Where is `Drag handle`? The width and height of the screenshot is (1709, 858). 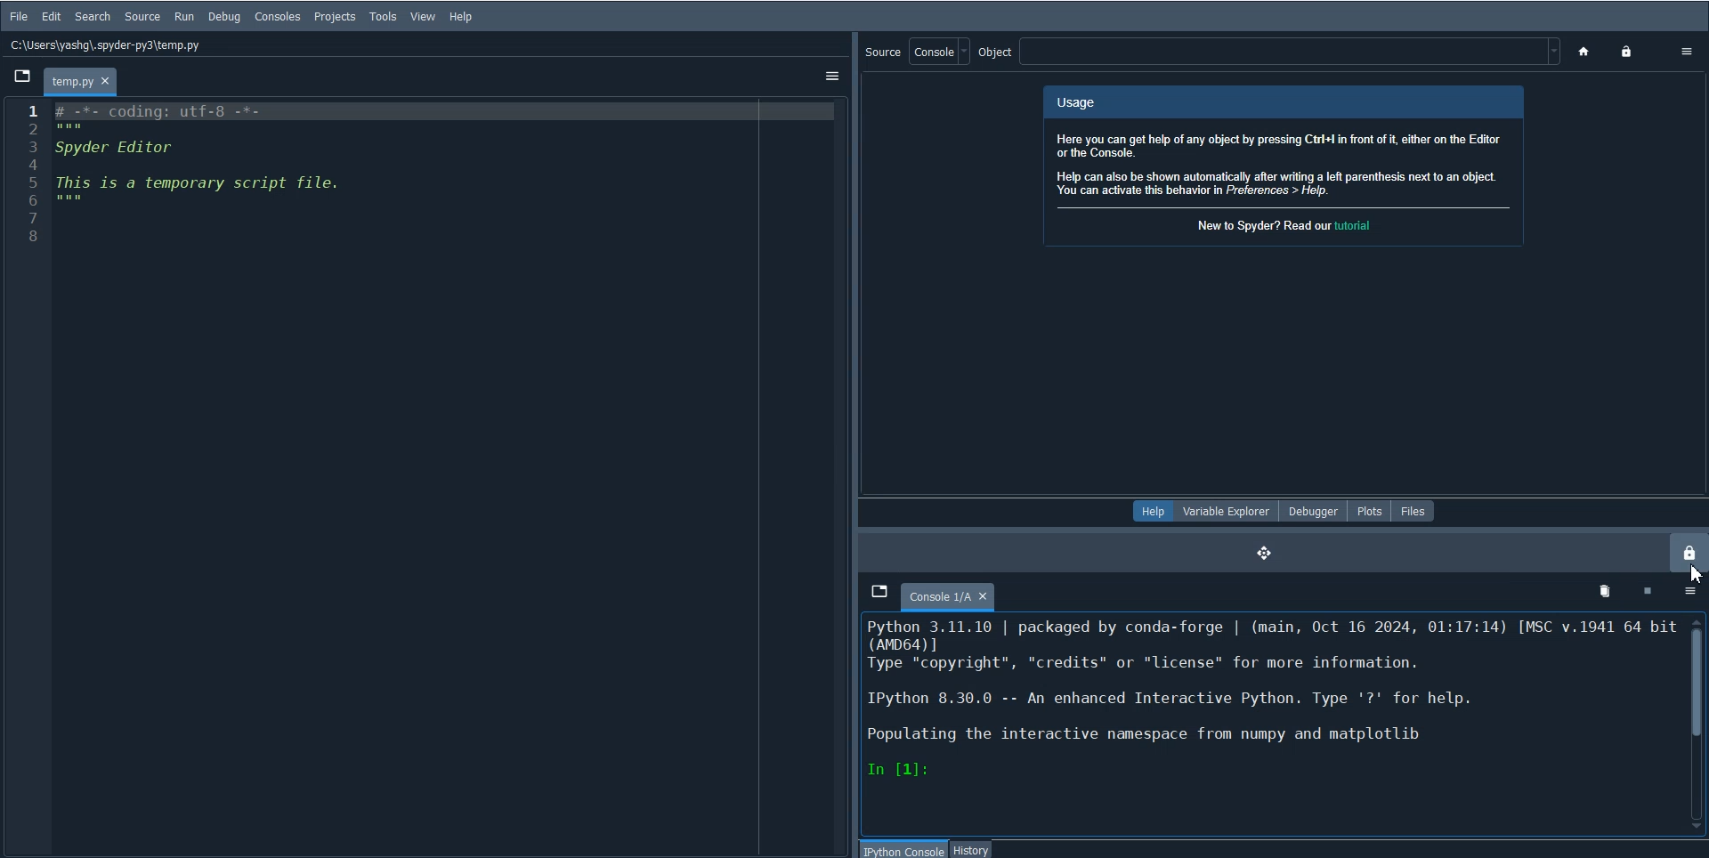 Drag handle is located at coordinates (854, 443).